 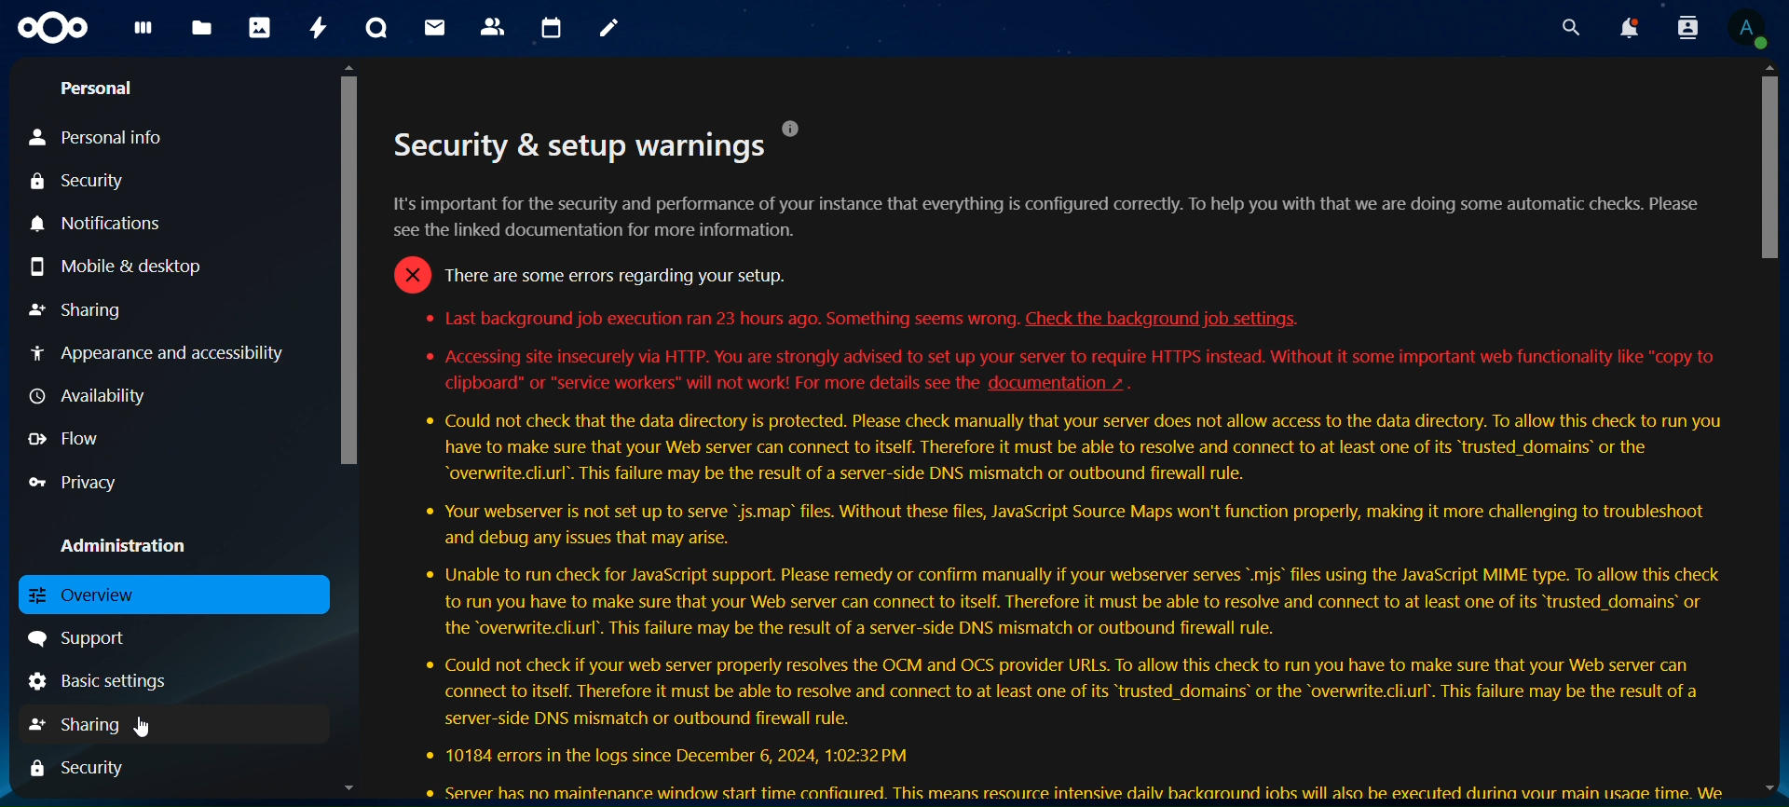 I want to click on support, so click(x=82, y=638).